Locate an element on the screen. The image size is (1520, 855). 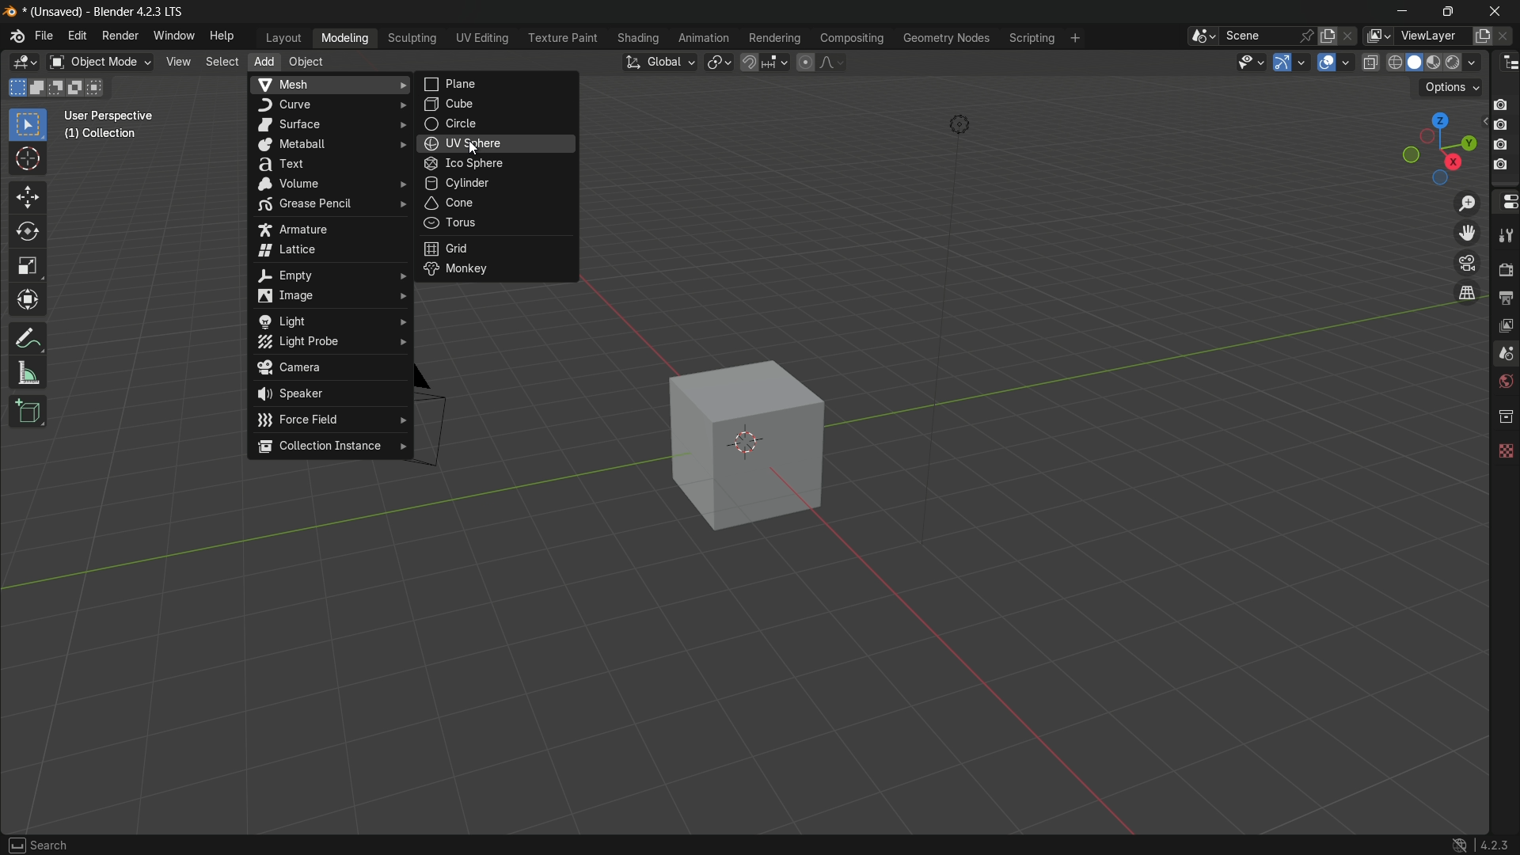
toggle the camera view is located at coordinates (1467, 263).